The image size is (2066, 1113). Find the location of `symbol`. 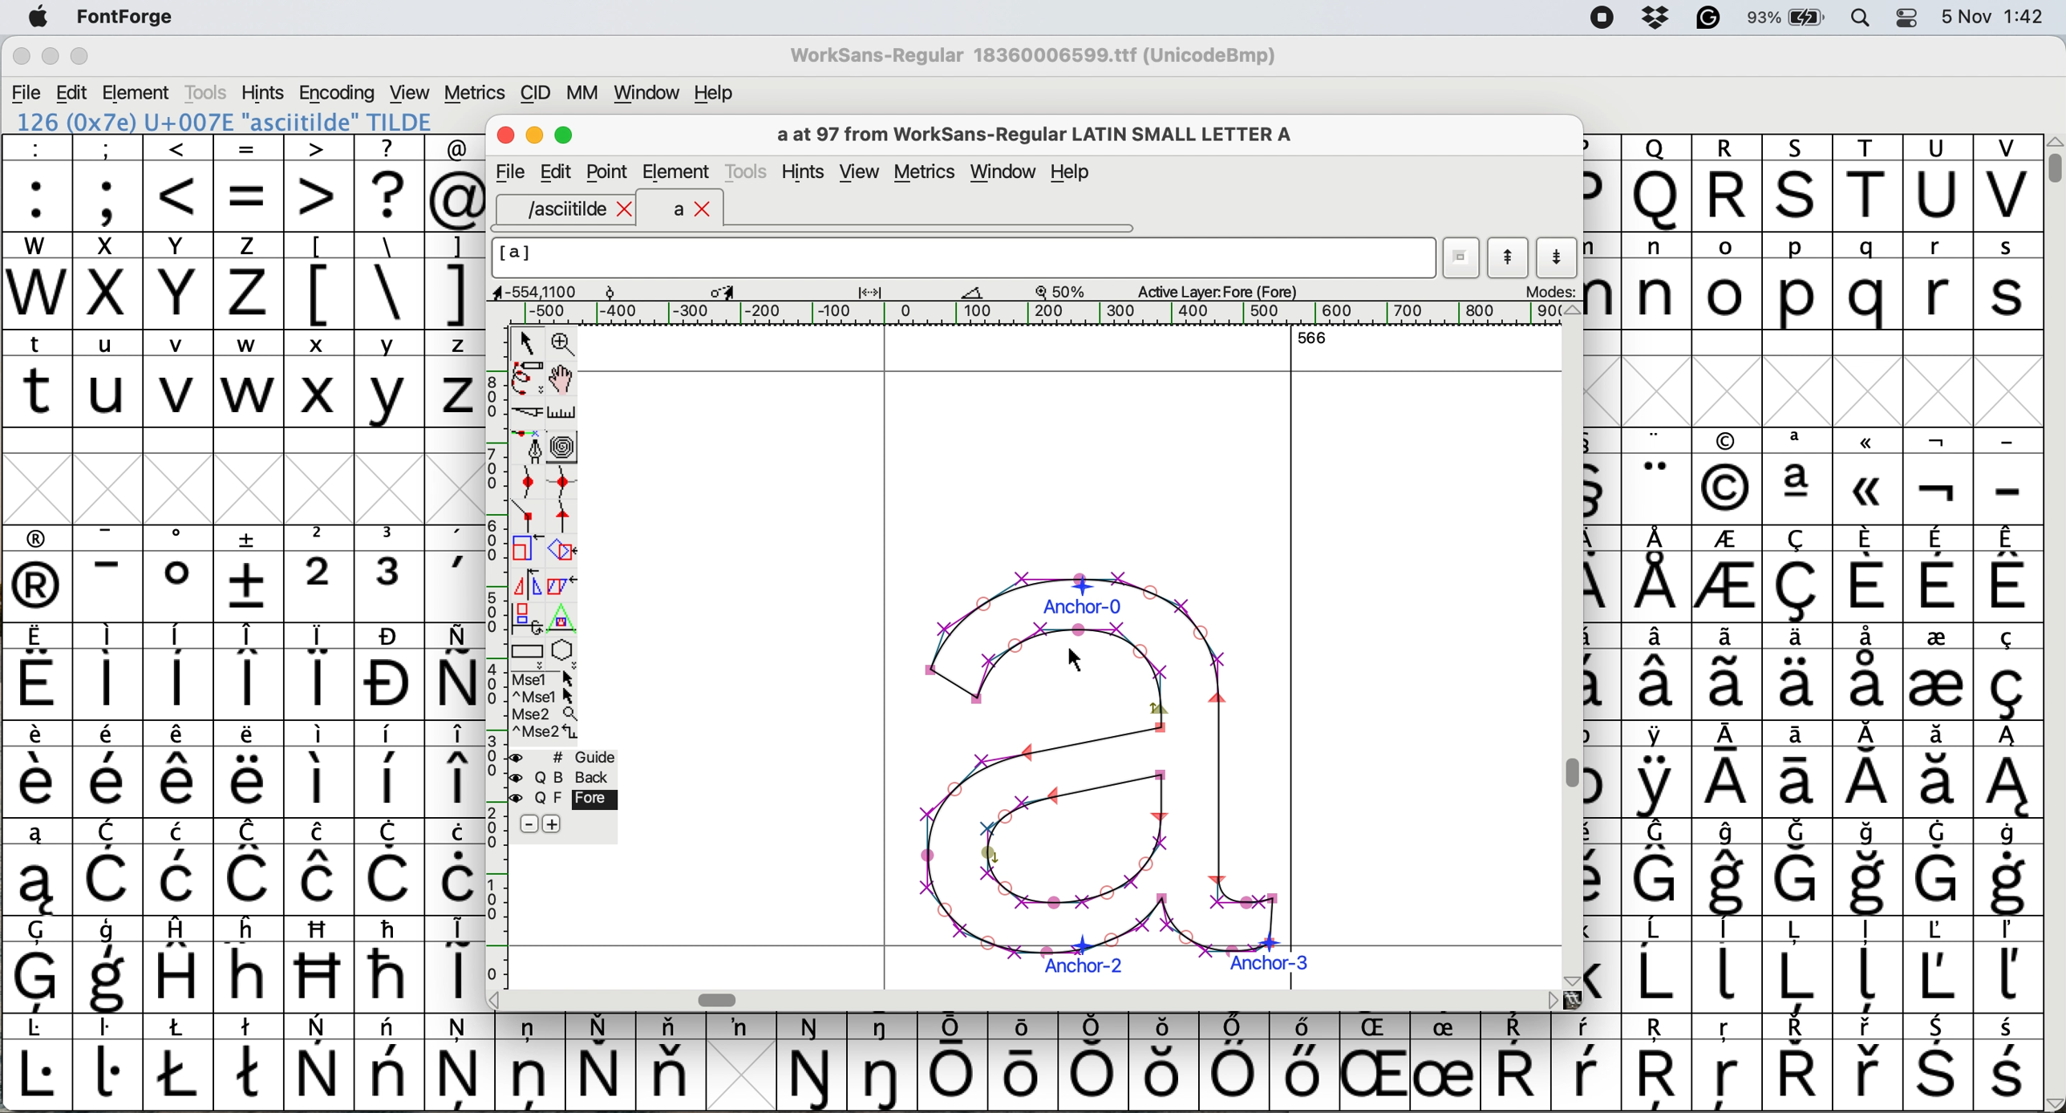

symbol is located at coordinates (109, 966).